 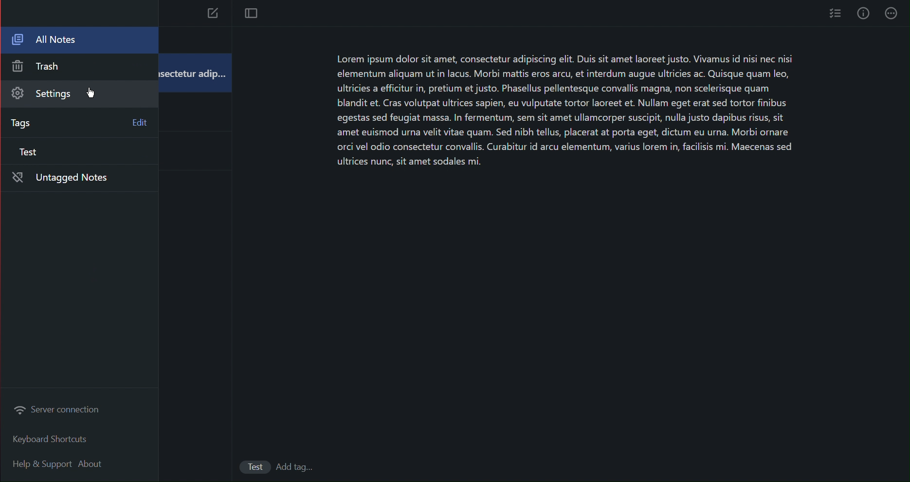 I want to click on Test, so click(x=254, y=465).